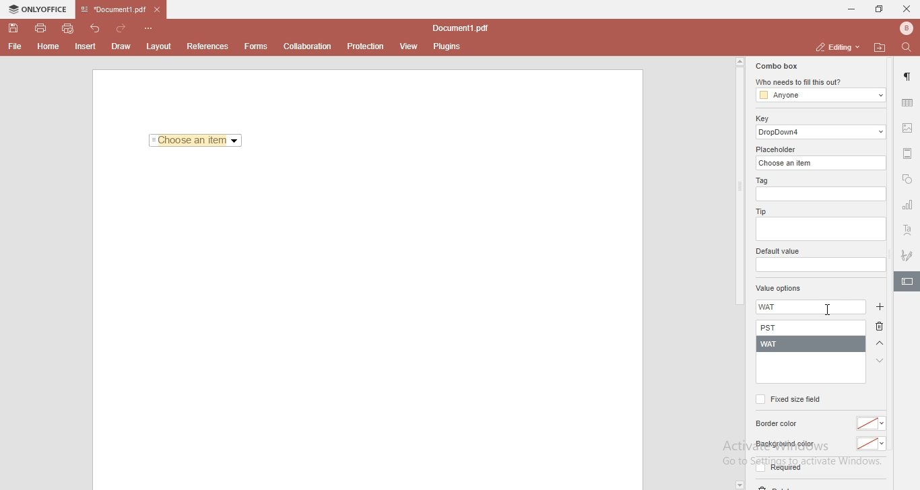 The image size is (920, 490). Describe the element at coordinates (812, 344) in the screenshot. I see `WAT added` at that location.